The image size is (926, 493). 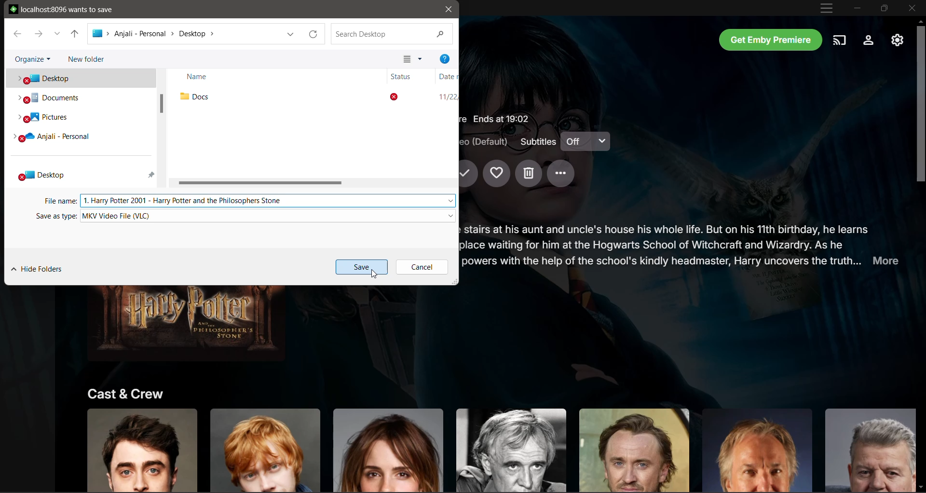 What do you see at coordinates (496, 119) in the screenshot?
I see `Movie Details` at bounding box center [496, 119].